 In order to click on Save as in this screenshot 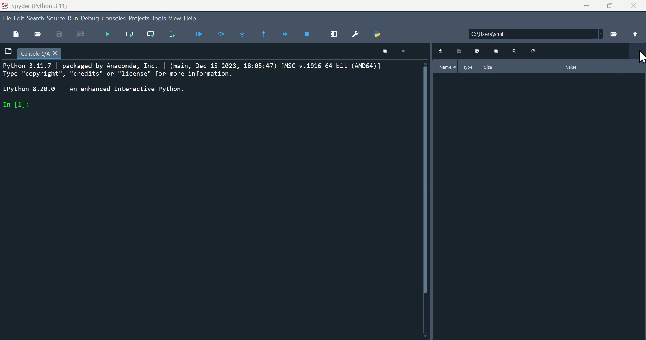, I will do `click(476, 52)`.